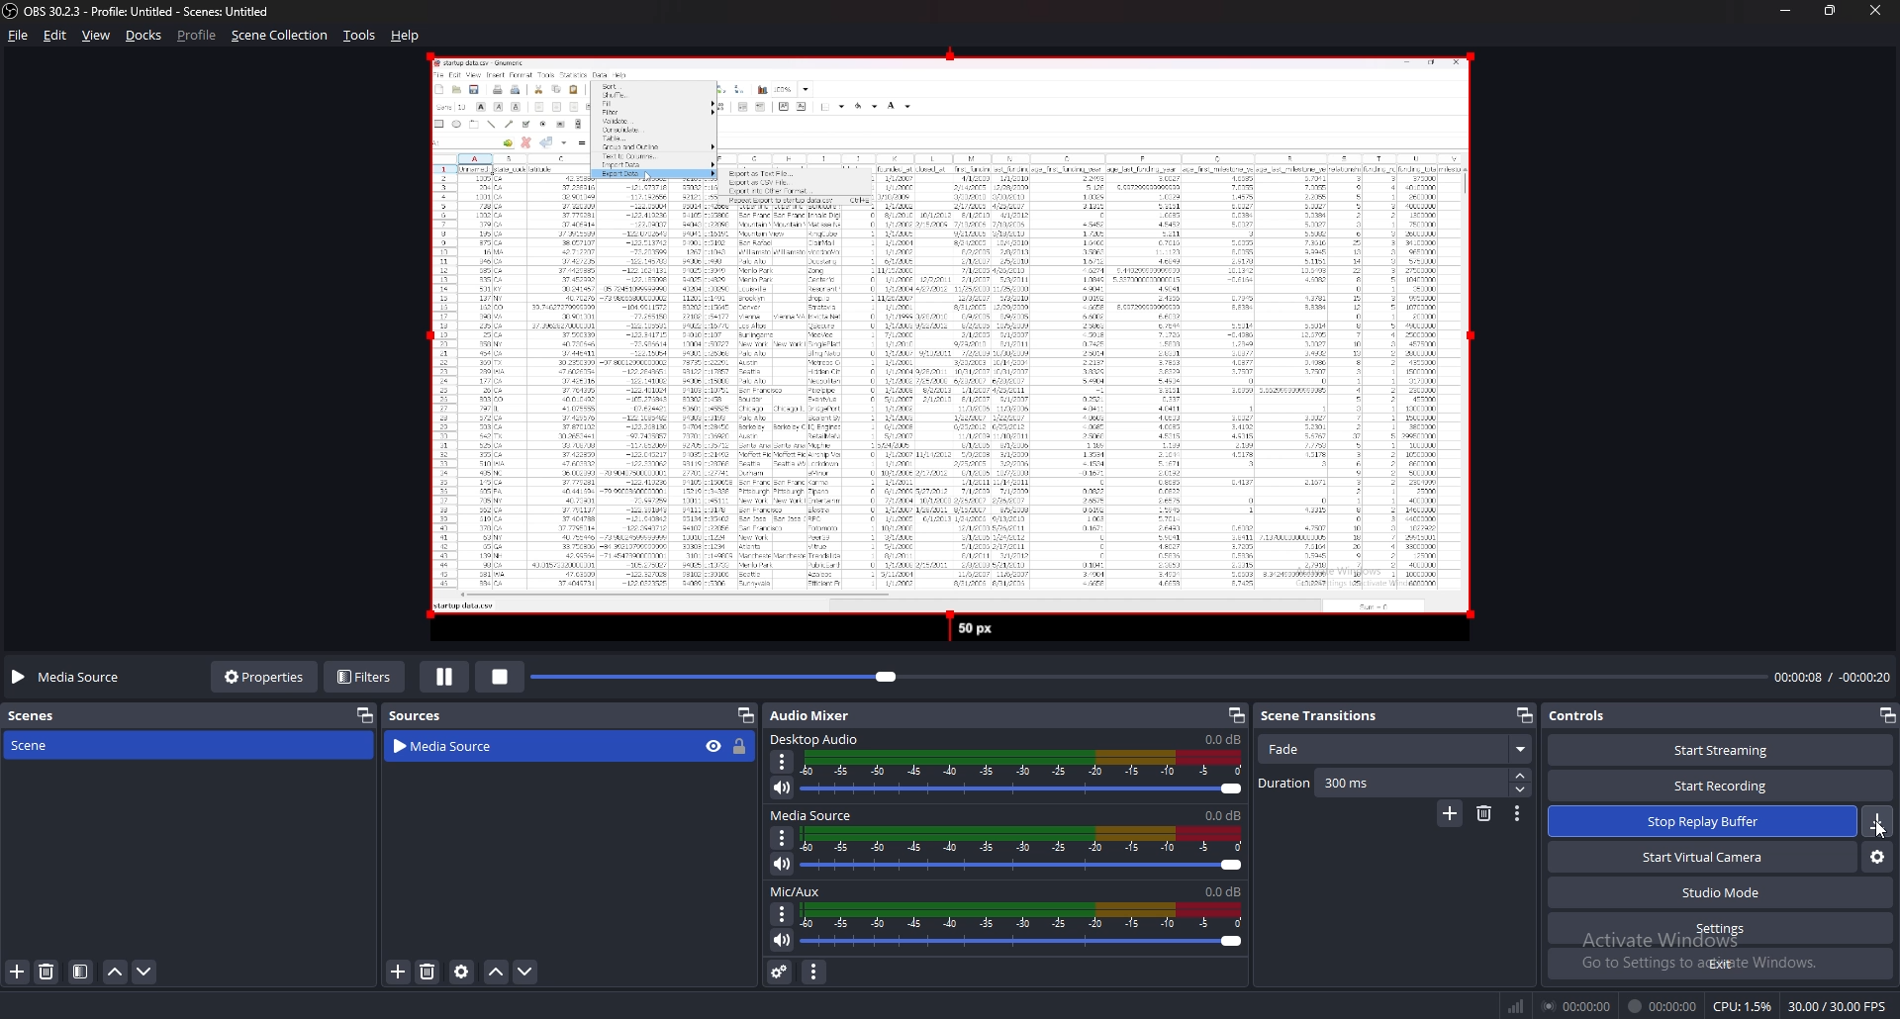 This screenshot has height=1019, width=1900. I want to click on advanced audio properties, so click(781, 971).